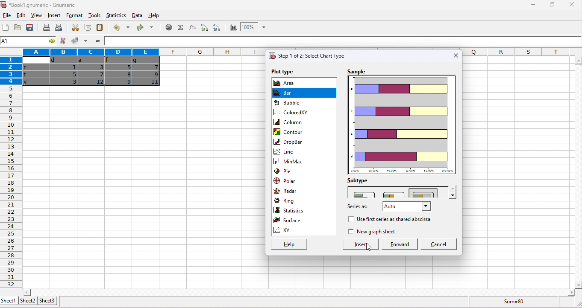 The image size is (582, 308). I want to click on open, so click(18, 28).